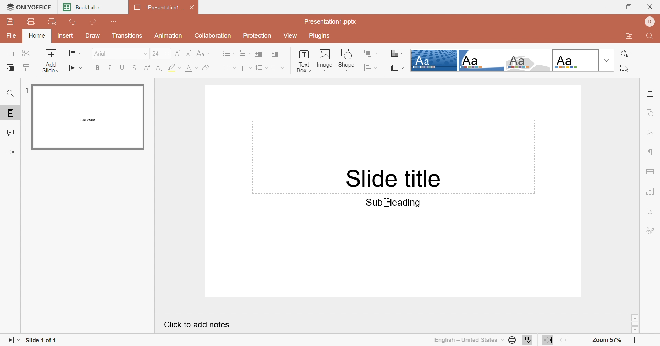  Describe the element at coordinates (575, 60) in the screenshot. I see `Official` at that location.